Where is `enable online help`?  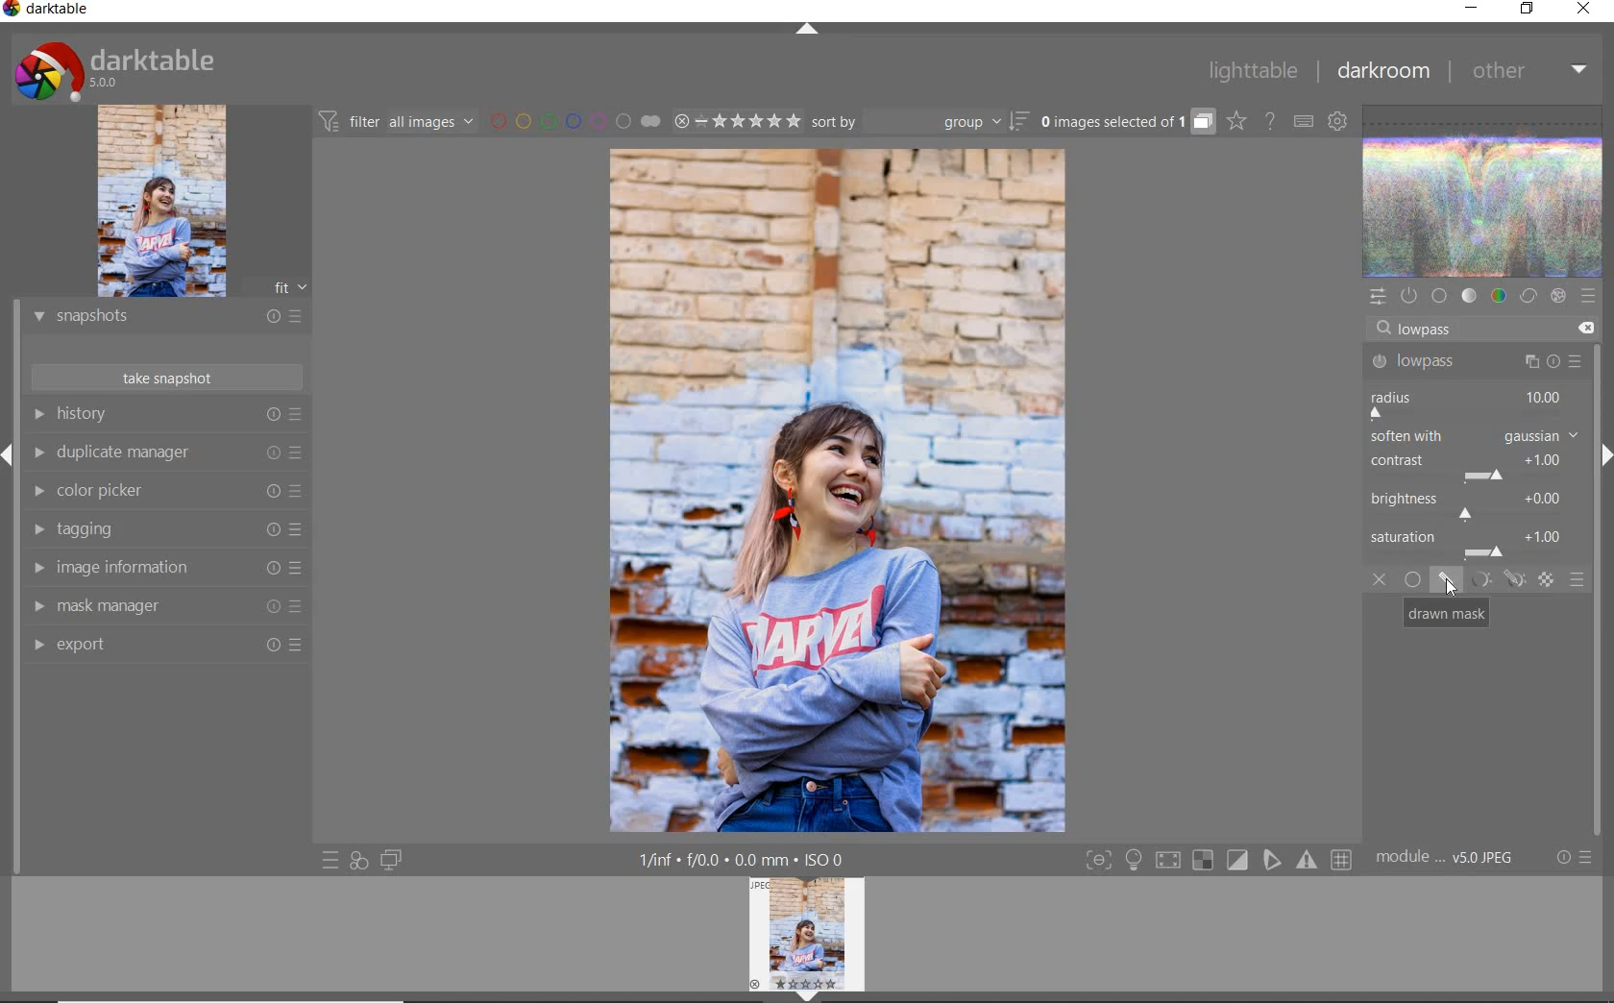
enable online help is located at coordinates (1271, 120).